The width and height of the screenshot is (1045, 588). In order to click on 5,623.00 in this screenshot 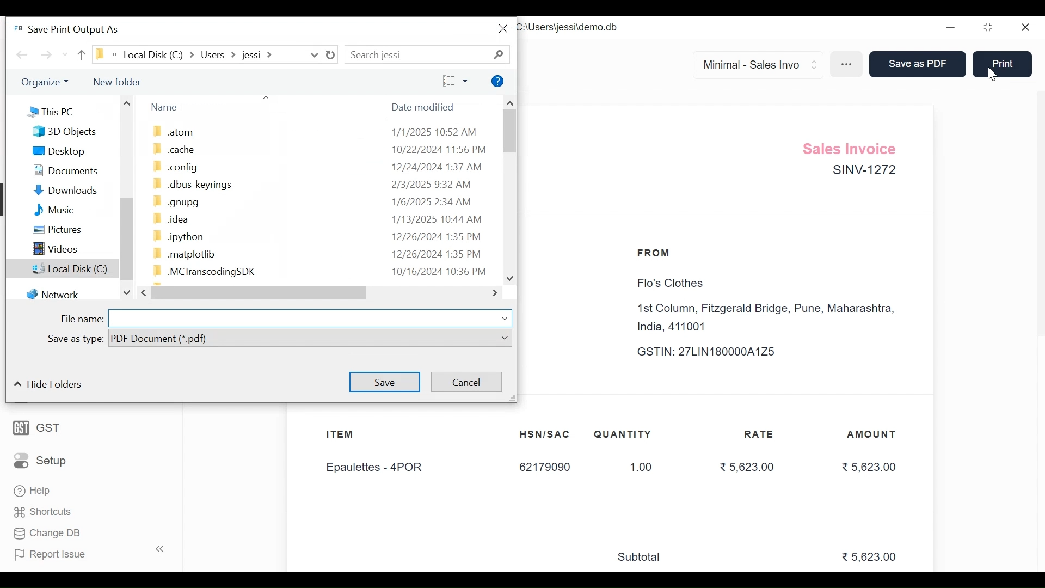, I will do `click(869, 467)`.